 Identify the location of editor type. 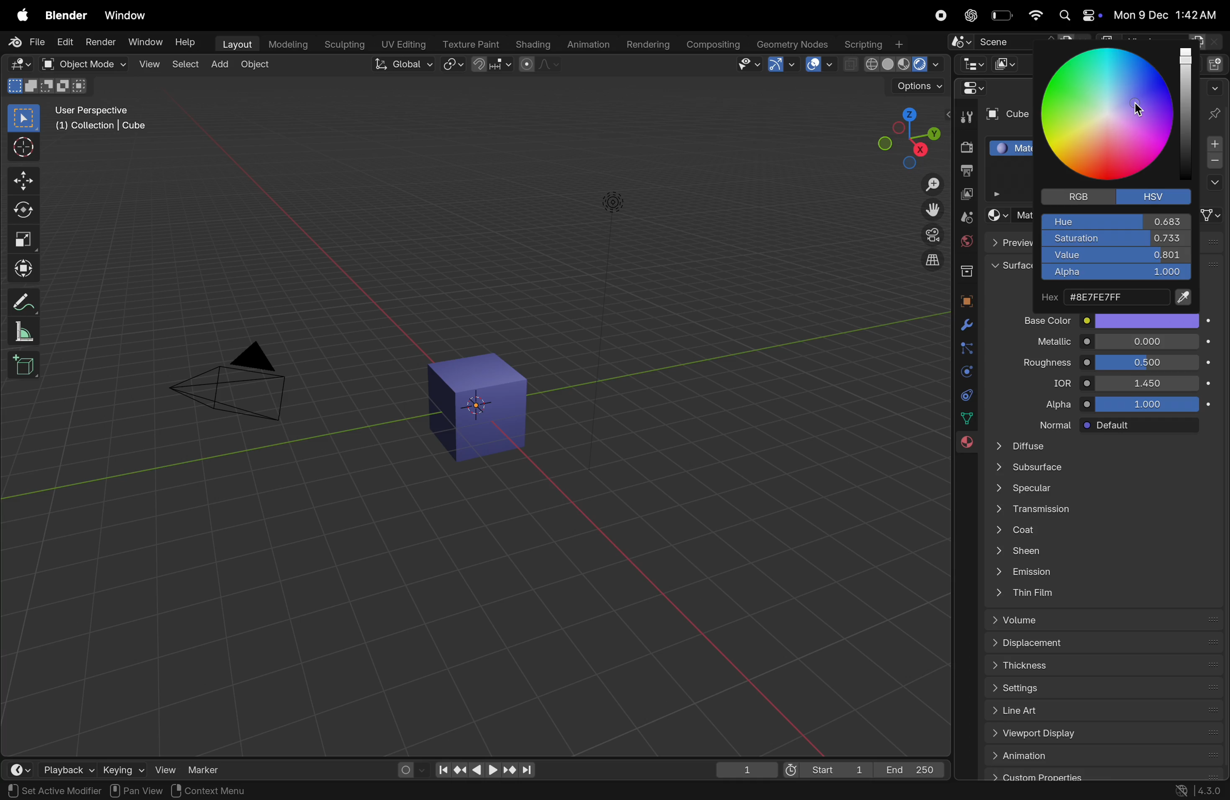
(972, 63).